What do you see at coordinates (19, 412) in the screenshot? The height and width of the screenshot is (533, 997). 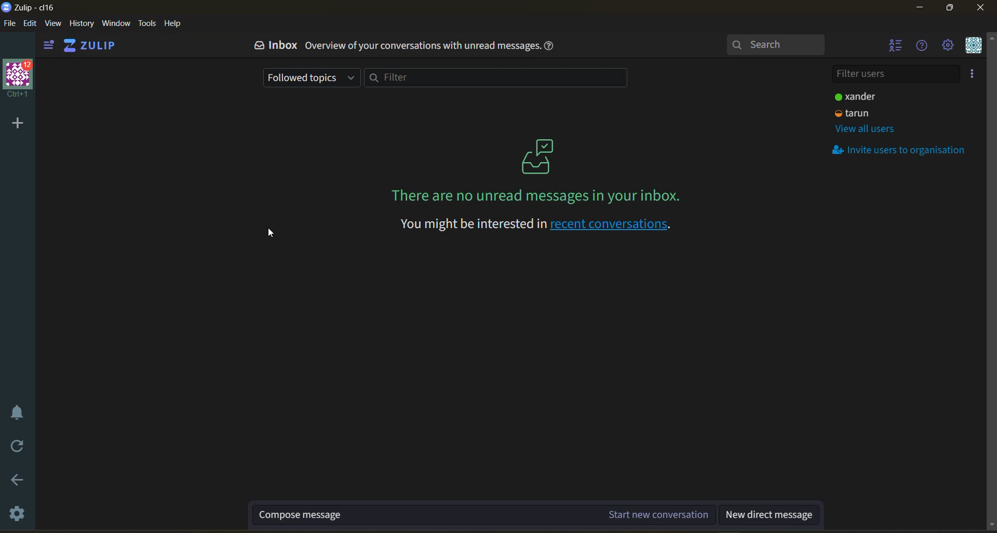 I see `enable do not disturb` at bounding box center [19, 412].